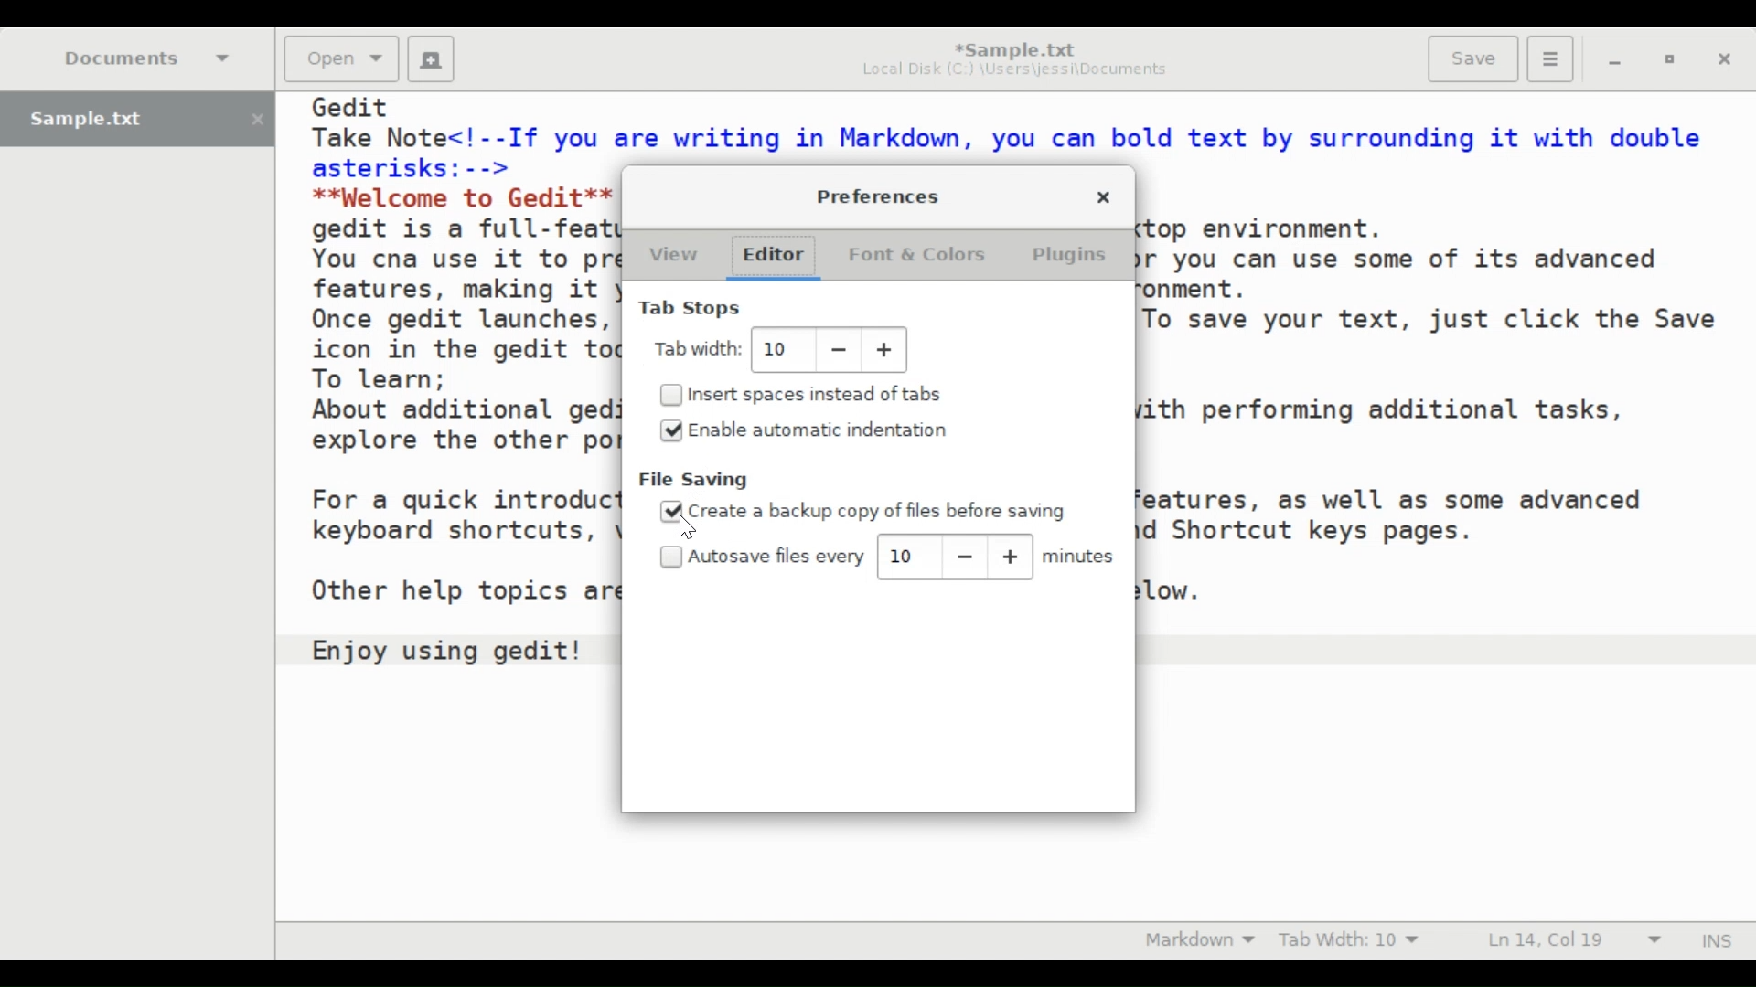 The width and height of the screenshot is (1756, 987). I want to click on Tab Width, so click(700, 348).